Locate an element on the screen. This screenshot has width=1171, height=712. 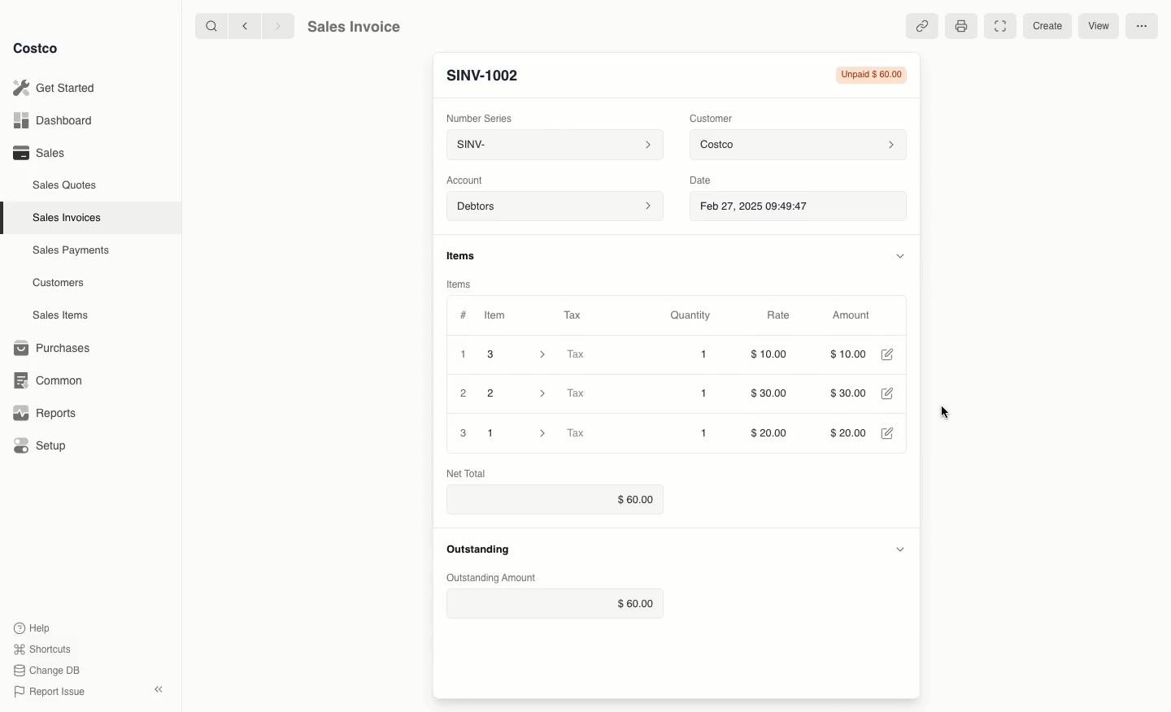
Tax is located at coordinates (596, 355).